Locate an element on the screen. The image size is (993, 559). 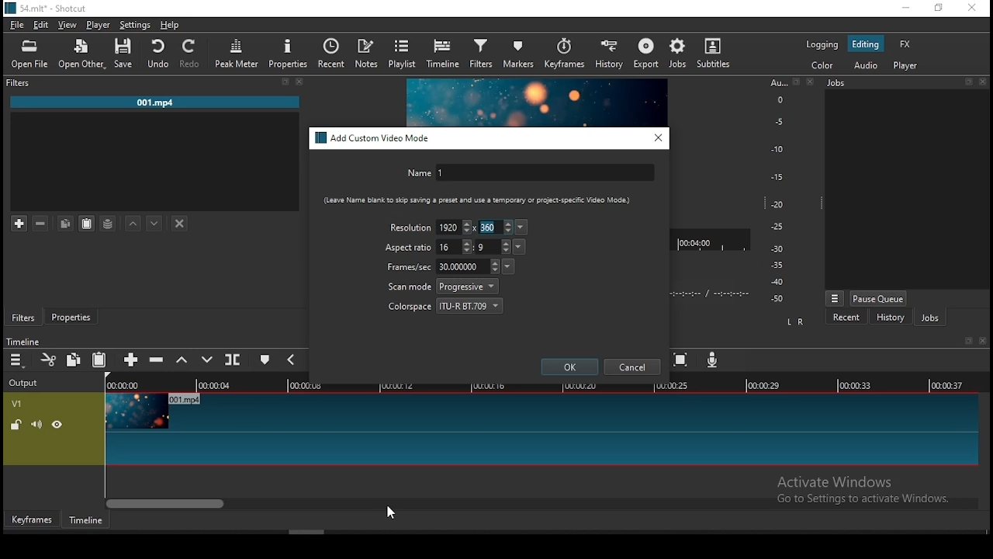
00:00:20 is located at coordinates (579, 384).